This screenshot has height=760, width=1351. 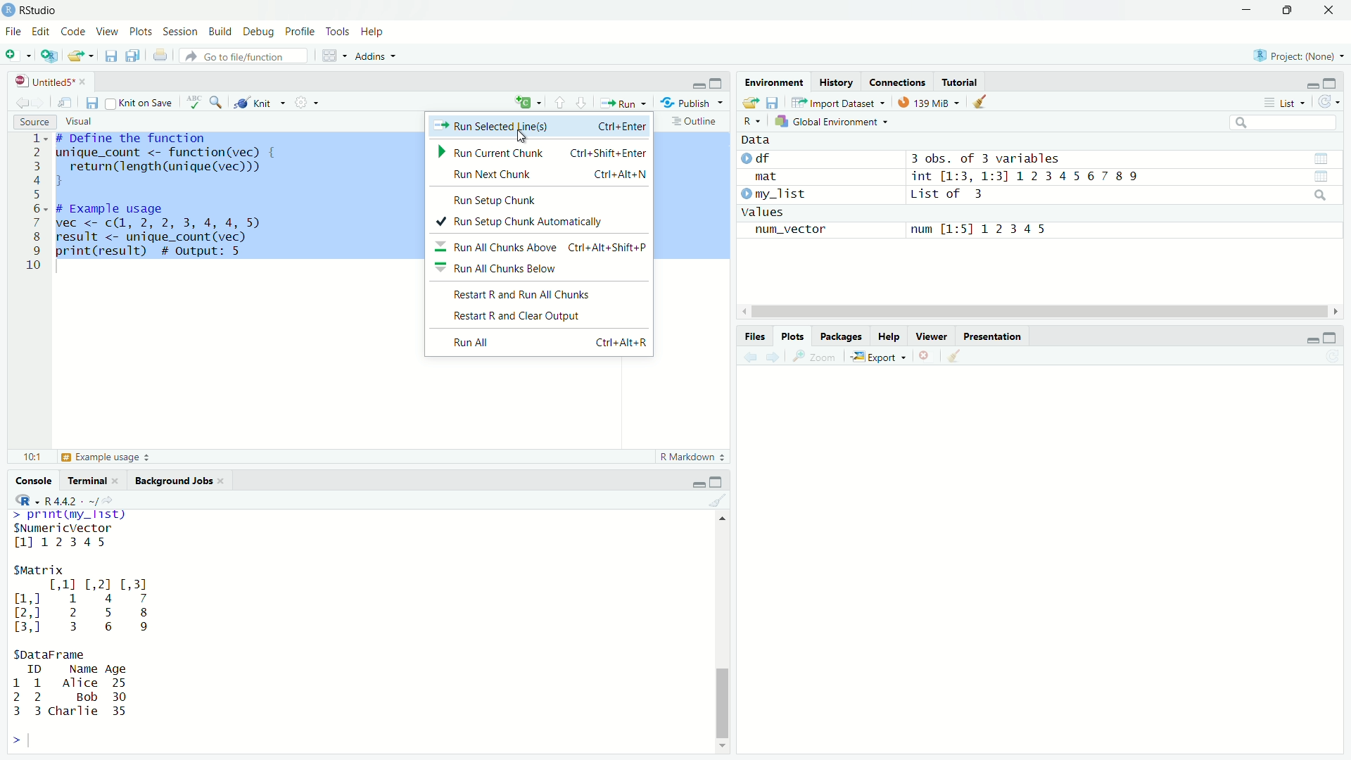 I want to click on R Markdown, so click(x=689, y=458).